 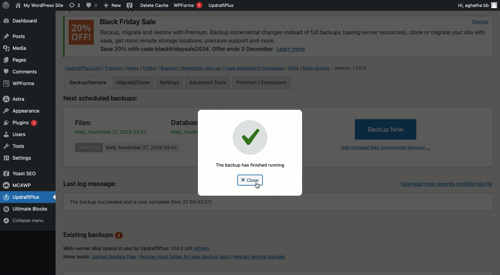 I want to click on Backup/Restore, so click(x=89, y=82).